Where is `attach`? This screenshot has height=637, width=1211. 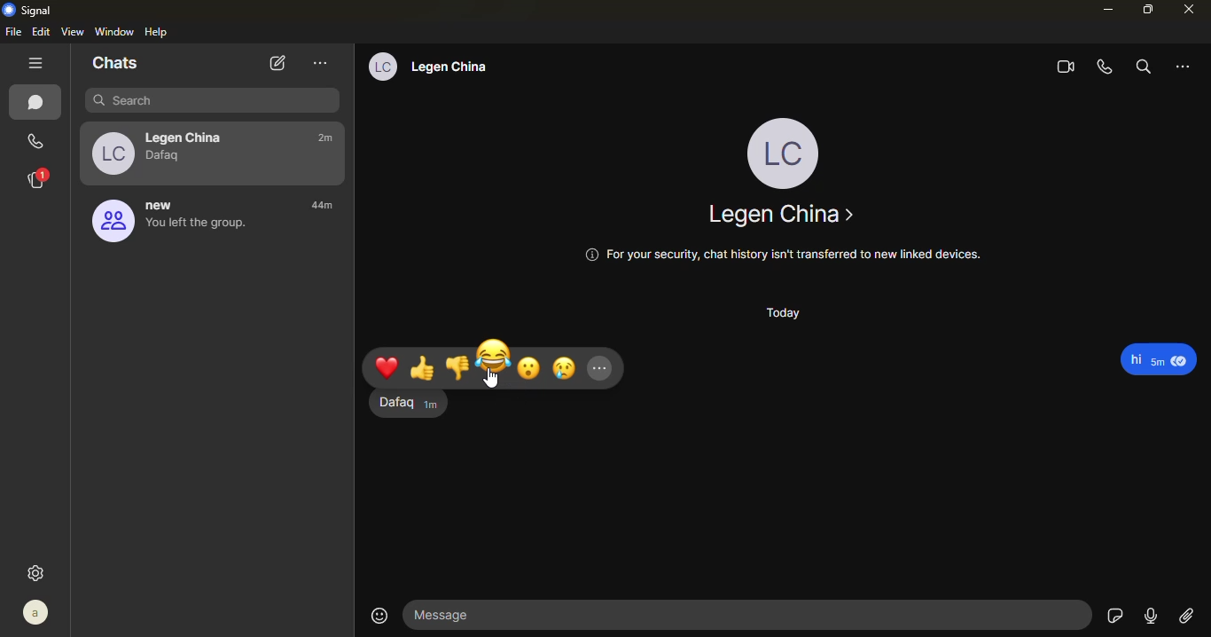 attach is located at coordinates (1187, 617).